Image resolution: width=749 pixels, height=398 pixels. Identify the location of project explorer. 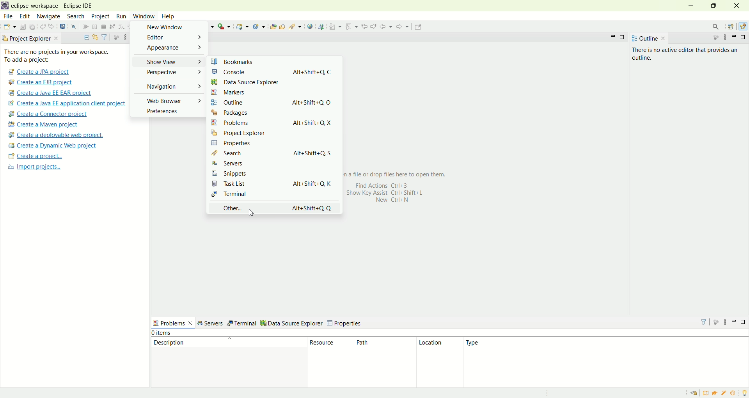
(247, 134).